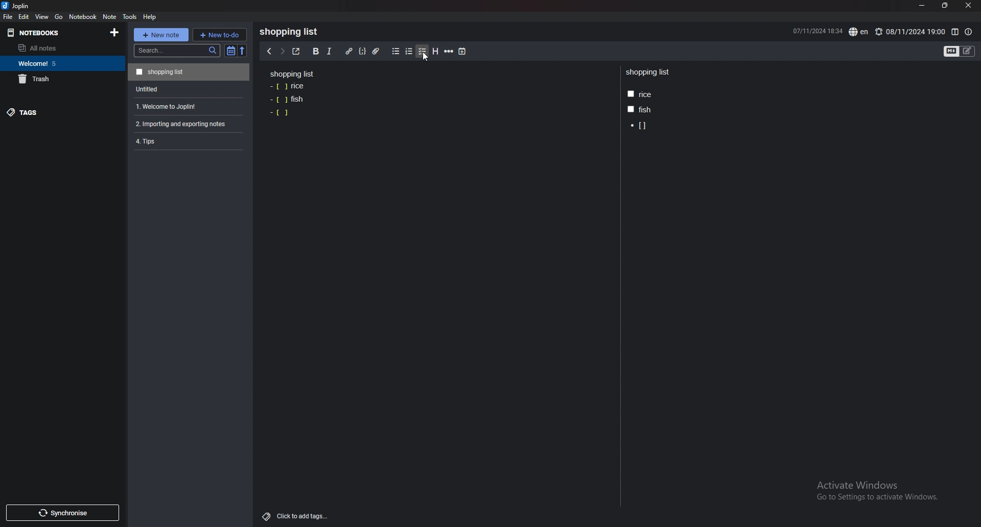 The width and height of the screenshot is (981, 527). What do you see at coordinates (955, 32) in the screenshot?
I see `toggle editor layout` at bounding box center [955, 32].